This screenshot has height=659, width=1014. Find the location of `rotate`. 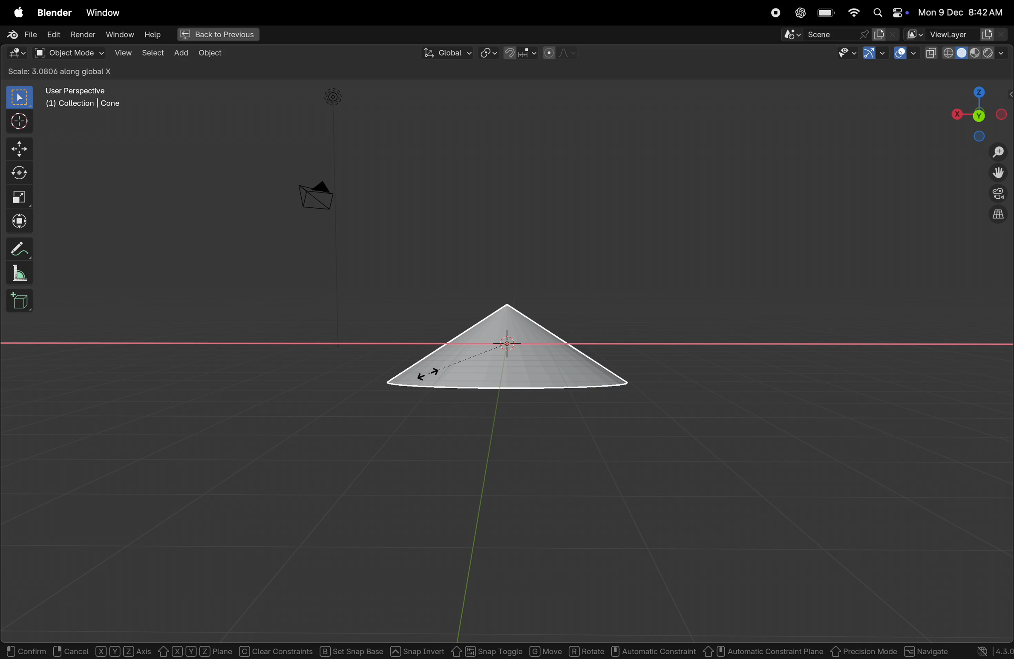

rotate is located at coordinates (18, 173).